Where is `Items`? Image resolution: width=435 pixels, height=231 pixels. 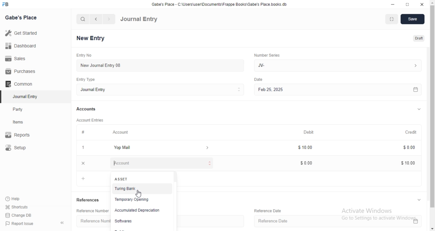
Items is located at coordinates (24, 123).